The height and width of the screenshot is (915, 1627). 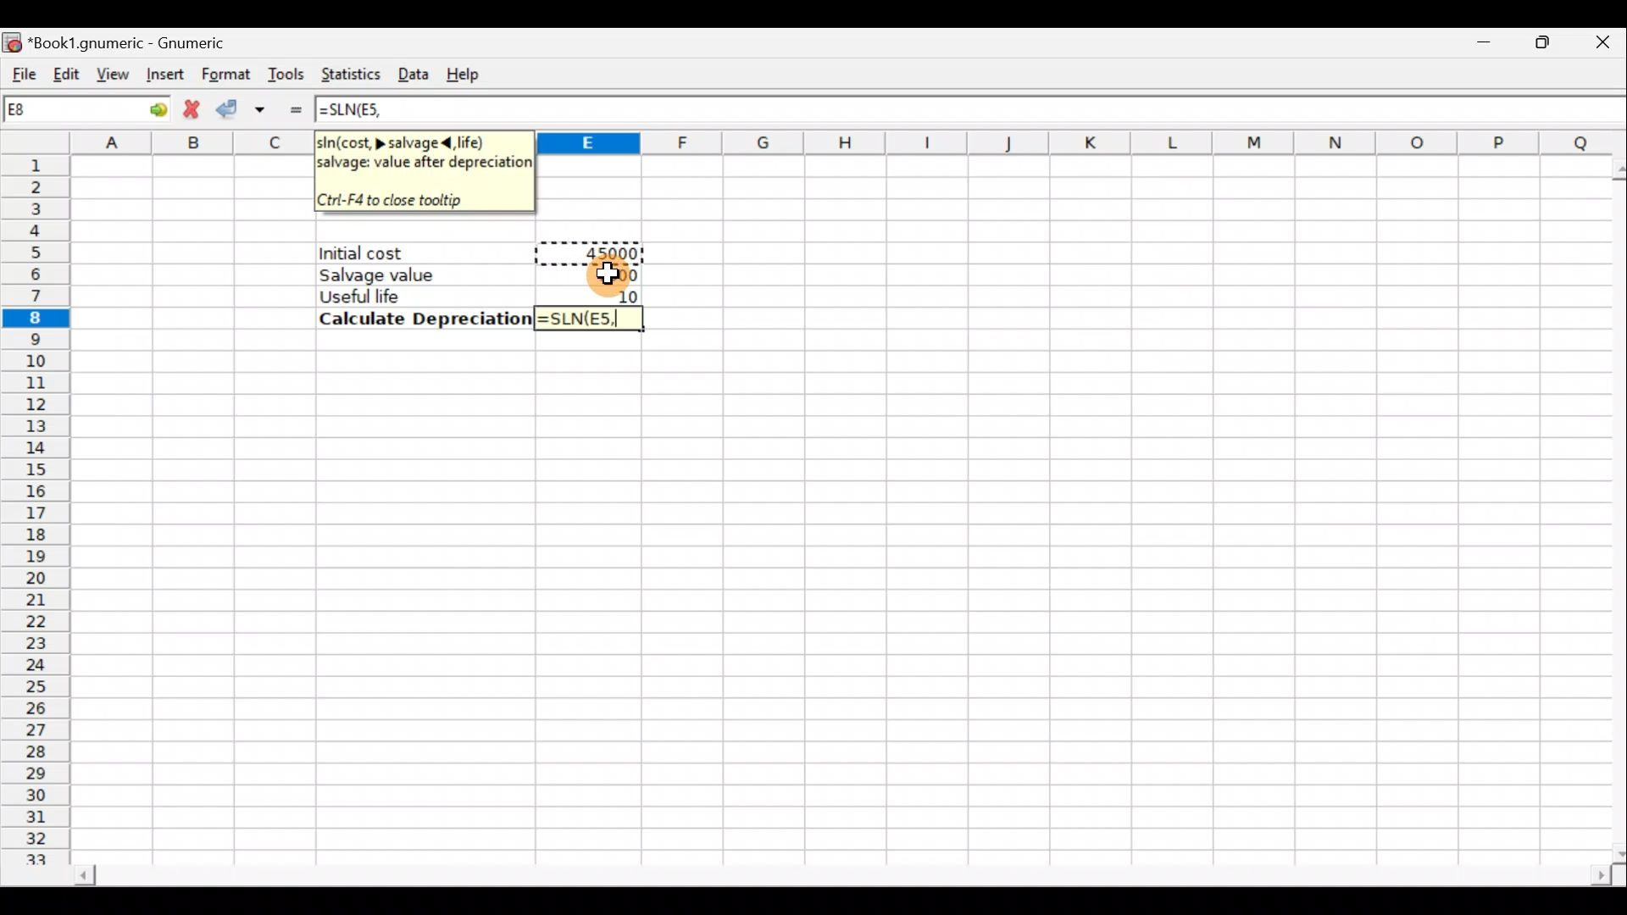 I want to click on Accept change, so click(x=245, y=107).